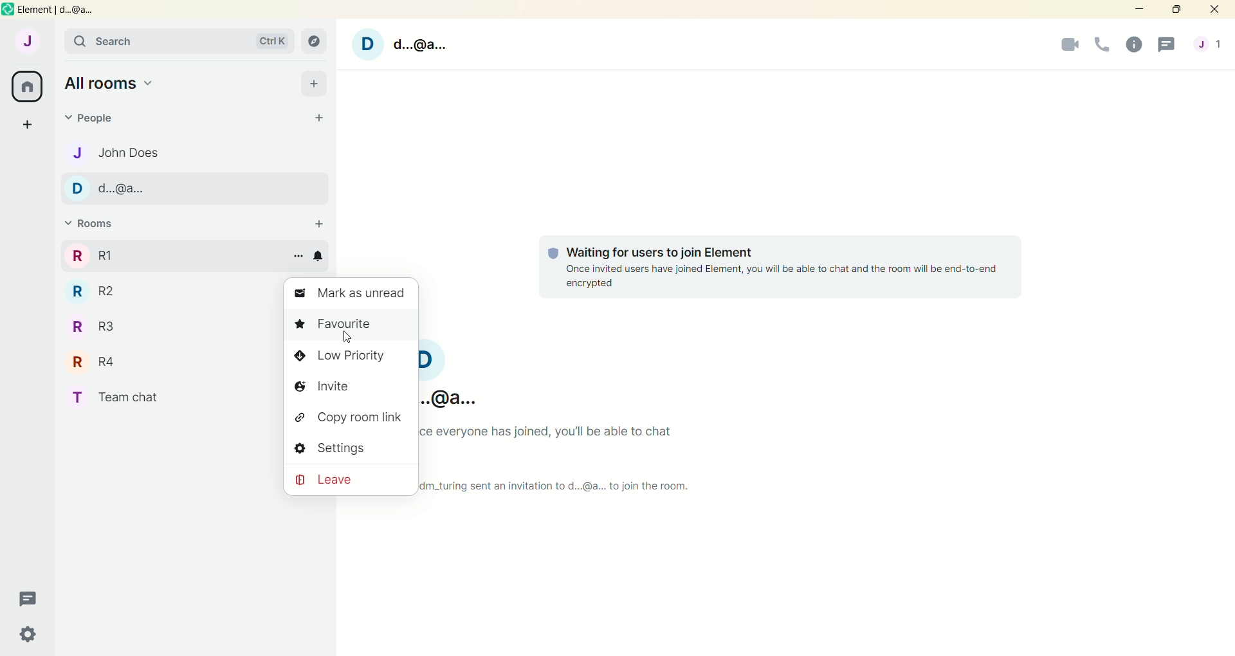 The height and width of the screenshot is (656, 1235). What do you see at coordinates (296, 253) in the screenshot?
I see `More Options` at bounding box center [296, 253].